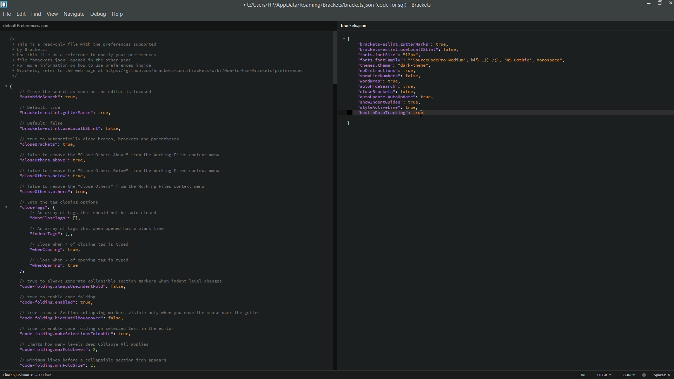  I want to click on INS, so click(582, 375).